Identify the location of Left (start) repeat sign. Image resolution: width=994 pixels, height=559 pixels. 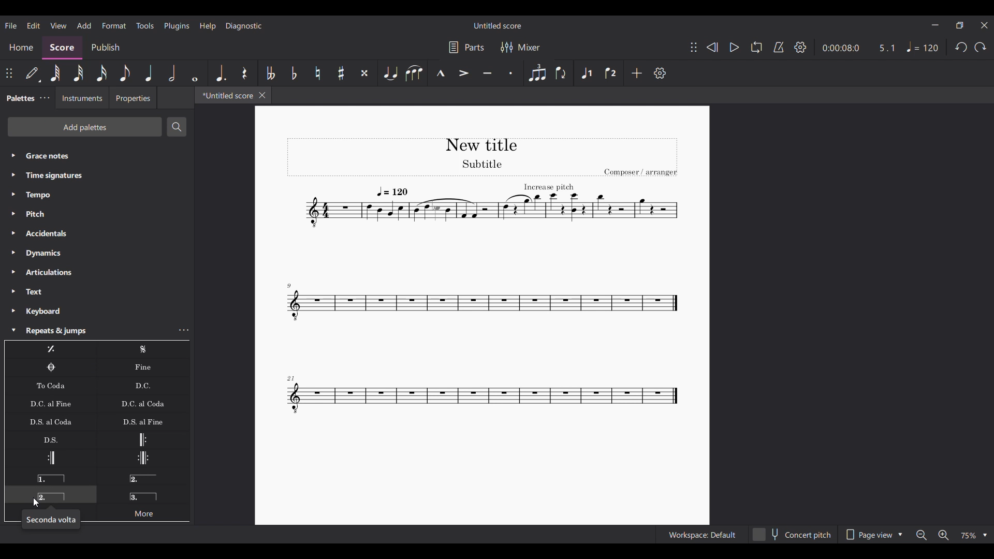
(143, 439).